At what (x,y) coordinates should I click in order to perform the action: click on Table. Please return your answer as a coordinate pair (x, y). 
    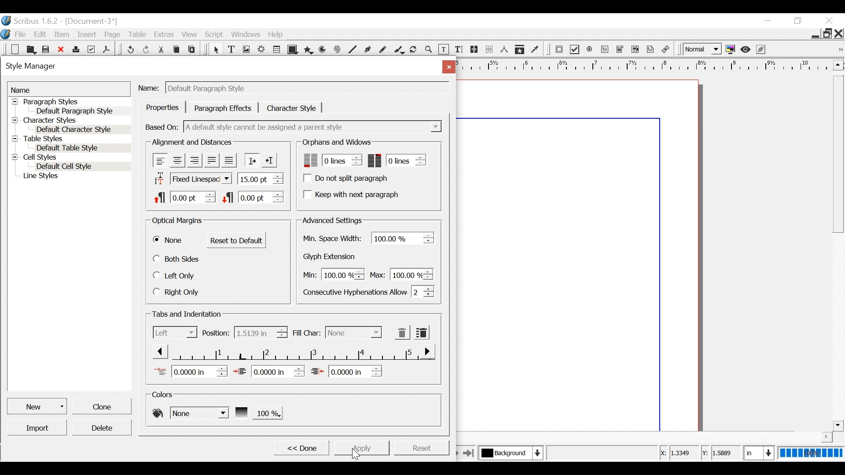
    Looking at the image, I should click on (278, 50).